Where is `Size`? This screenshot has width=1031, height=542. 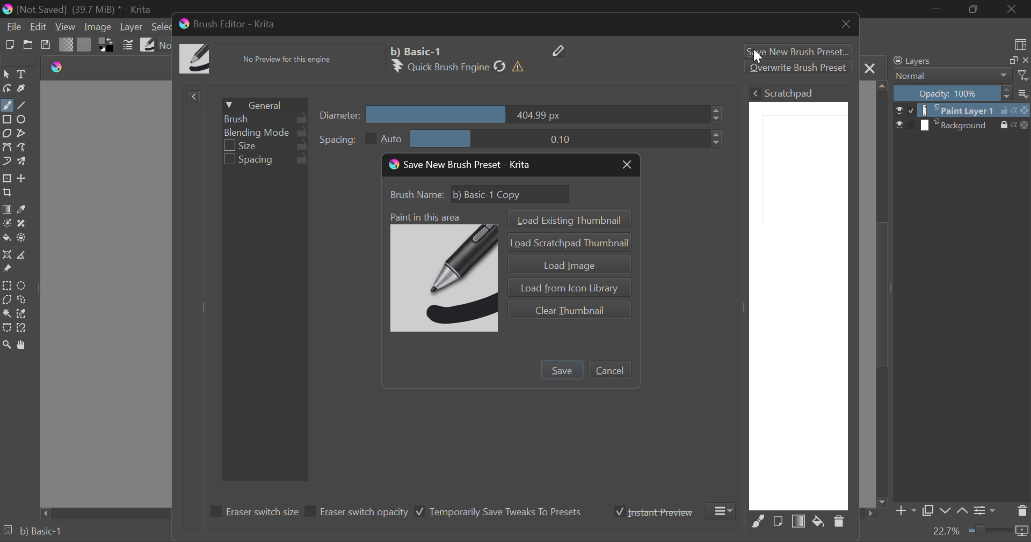
Size is located at coordinates (266, 147).